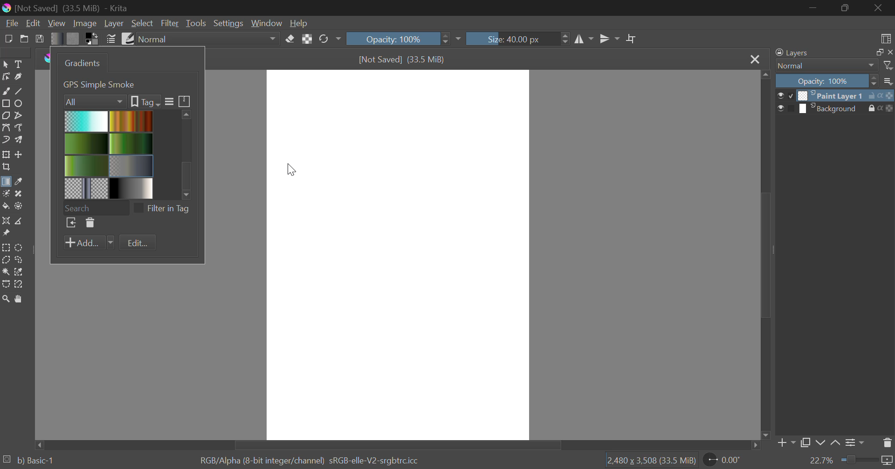 This screenshot has width=895, height=469. I want to click on Background, so click(833, 108).